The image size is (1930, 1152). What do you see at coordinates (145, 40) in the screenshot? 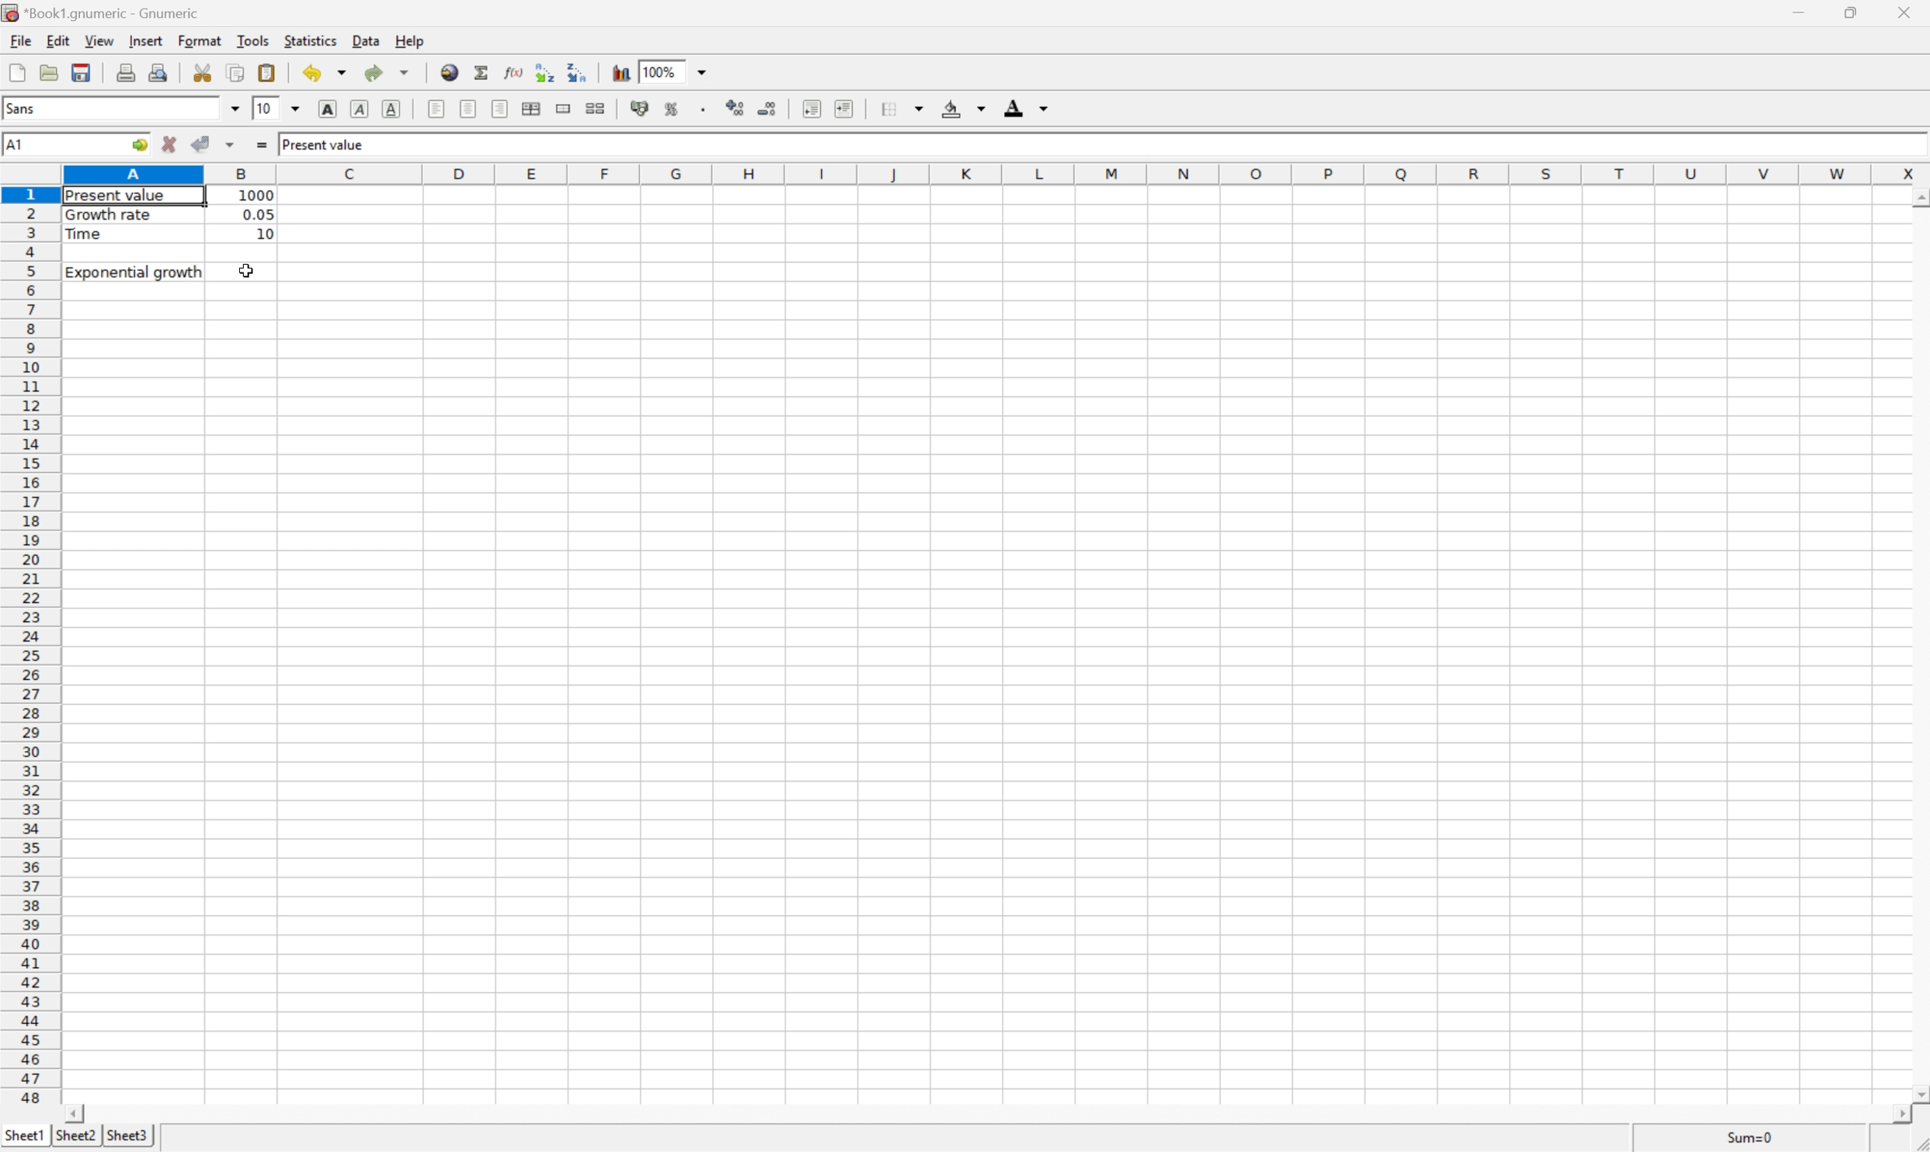
I see `Insert` at bounding box center [145, 40].